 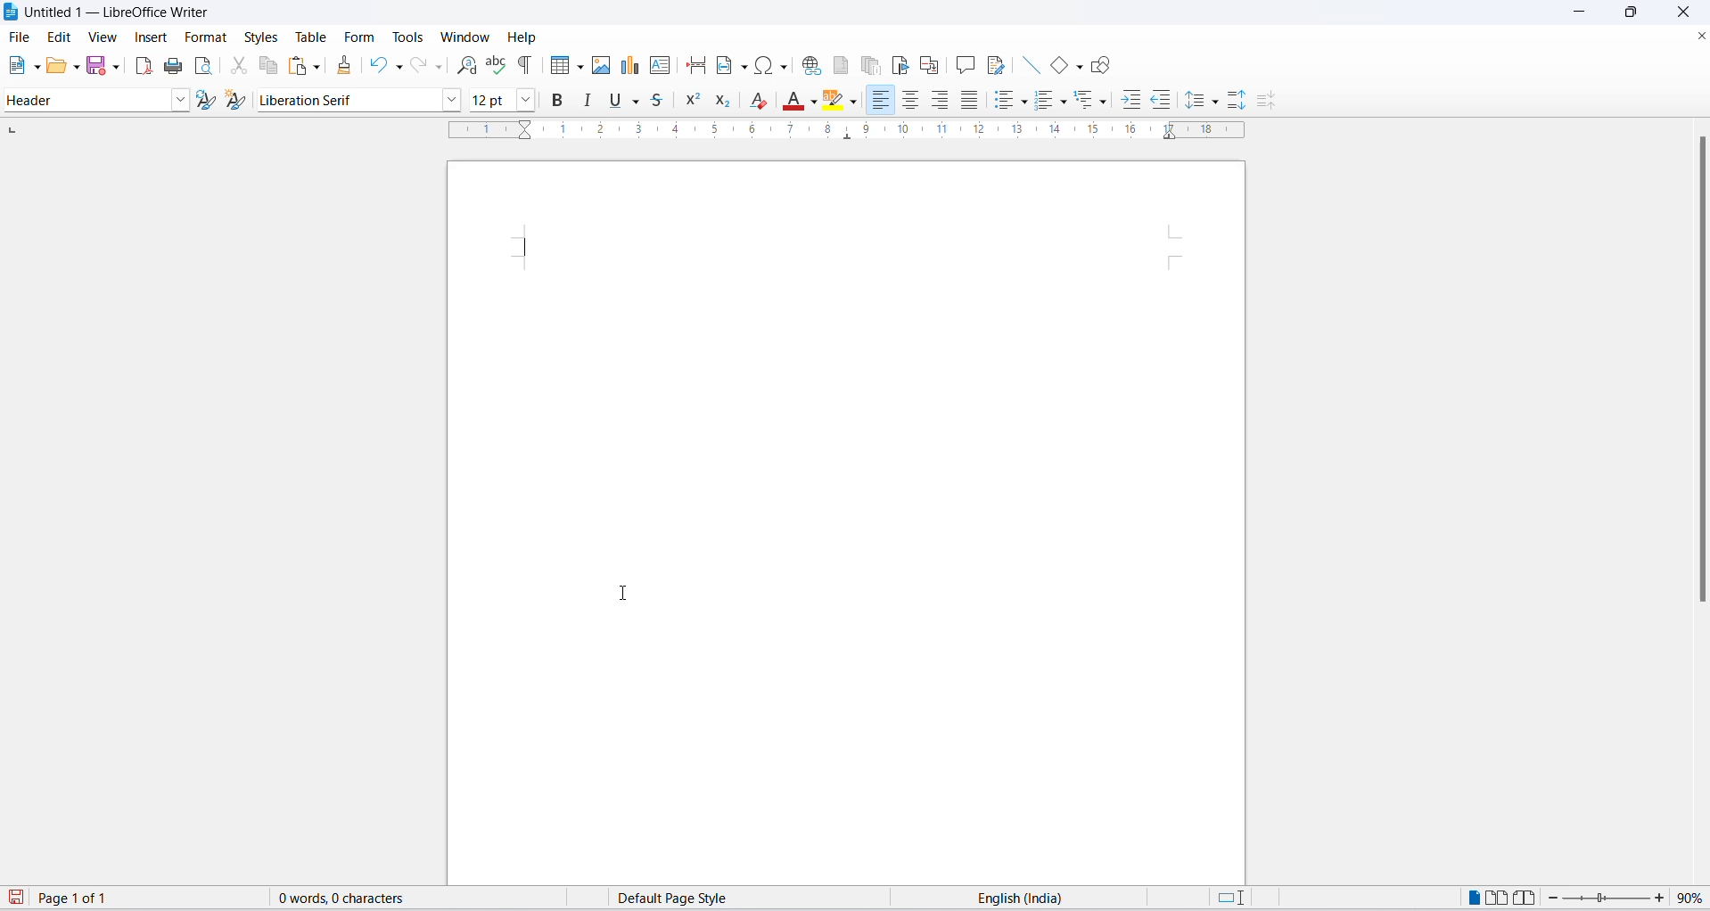 I want to click on font color options, so click(x=812, y=100).